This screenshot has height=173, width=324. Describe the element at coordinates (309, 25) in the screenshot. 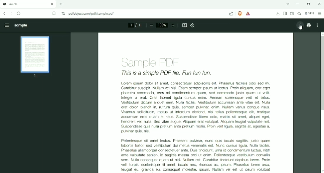

I see `Print` at that location.